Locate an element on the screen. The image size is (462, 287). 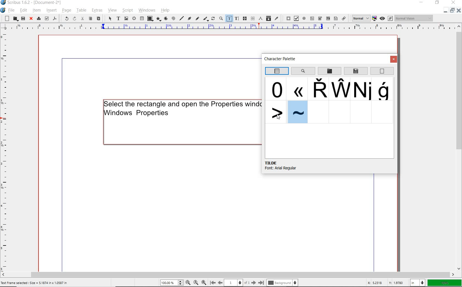
glyphs is located at coordinates (384, 89).